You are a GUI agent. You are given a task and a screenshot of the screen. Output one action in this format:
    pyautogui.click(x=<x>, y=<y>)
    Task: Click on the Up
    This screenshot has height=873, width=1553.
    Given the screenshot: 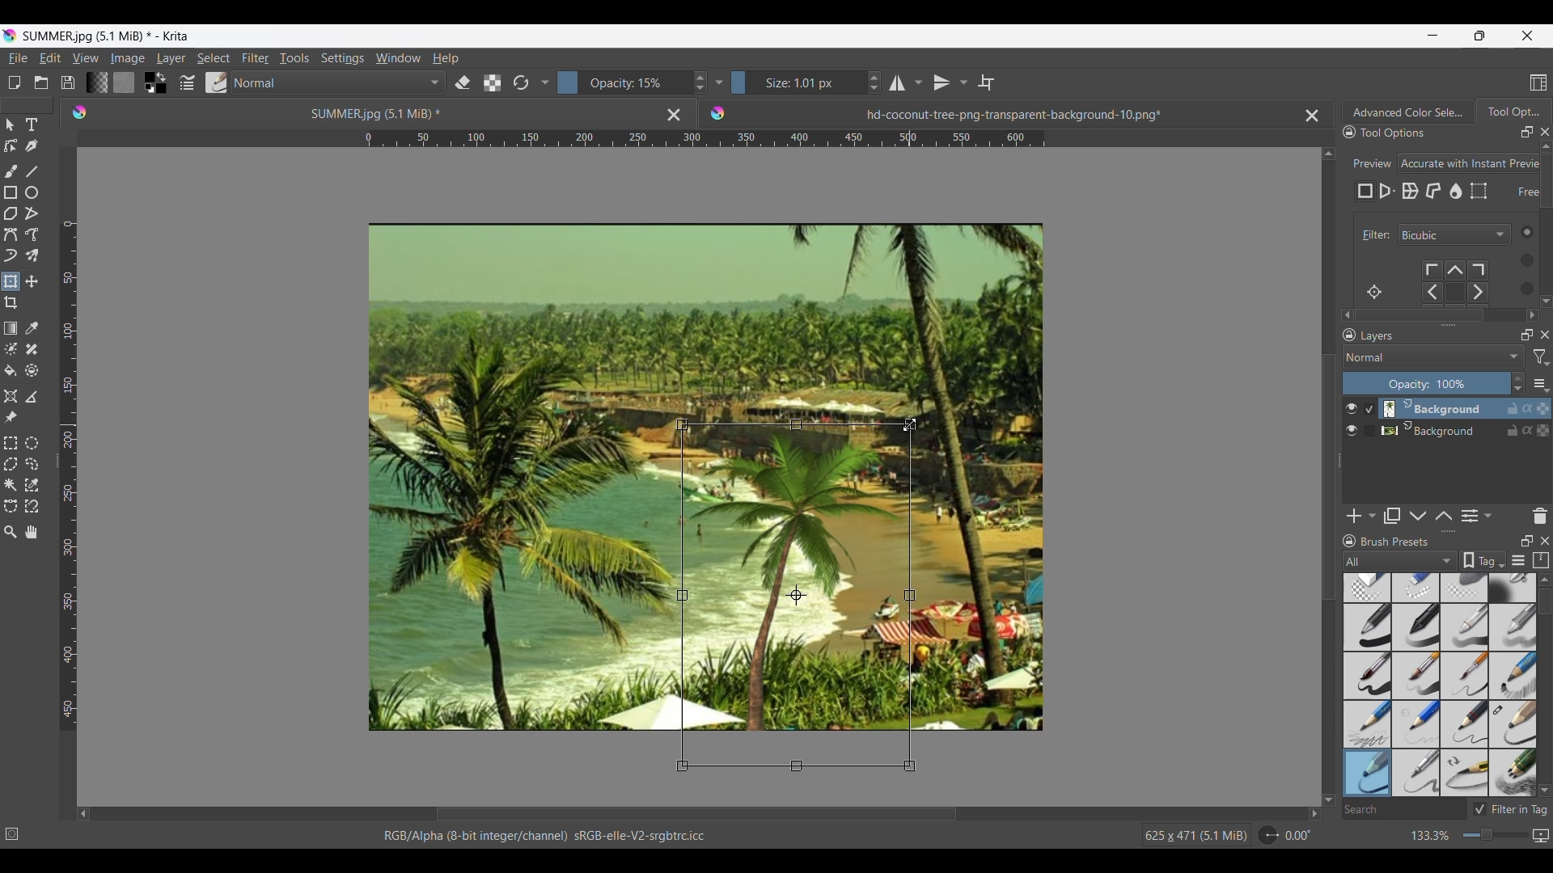 What is the action you would take?
    pyautogui.click(x=1329, y=150)
    